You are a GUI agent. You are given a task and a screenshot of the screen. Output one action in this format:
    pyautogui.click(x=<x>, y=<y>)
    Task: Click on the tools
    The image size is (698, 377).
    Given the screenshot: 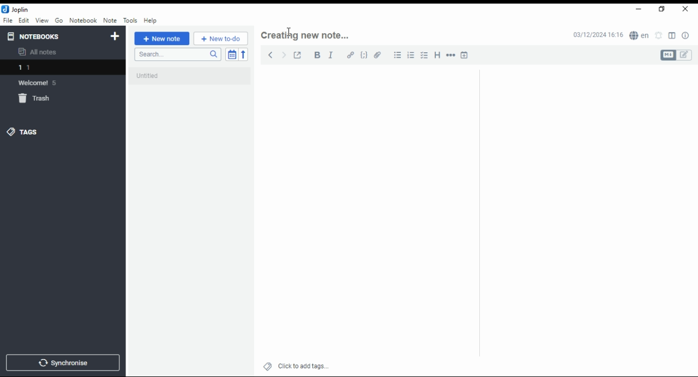 What is the action you would take?
    pyautogui.click(x=131, y=21)
    